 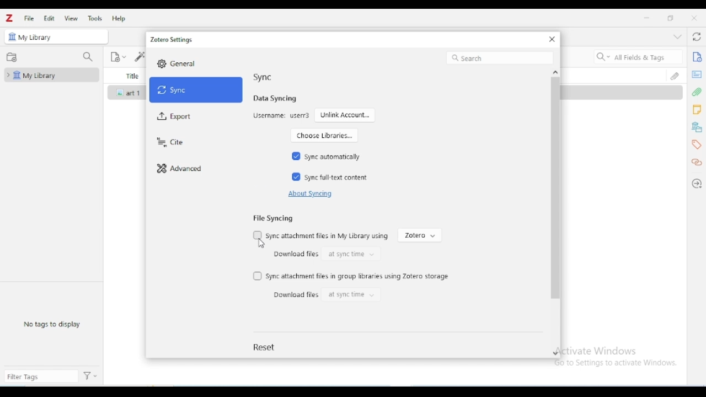 What do you see at coordinates (697, 36) in the screenshot?
I see `sync with zotero.org` at bounding box center [697, 36].